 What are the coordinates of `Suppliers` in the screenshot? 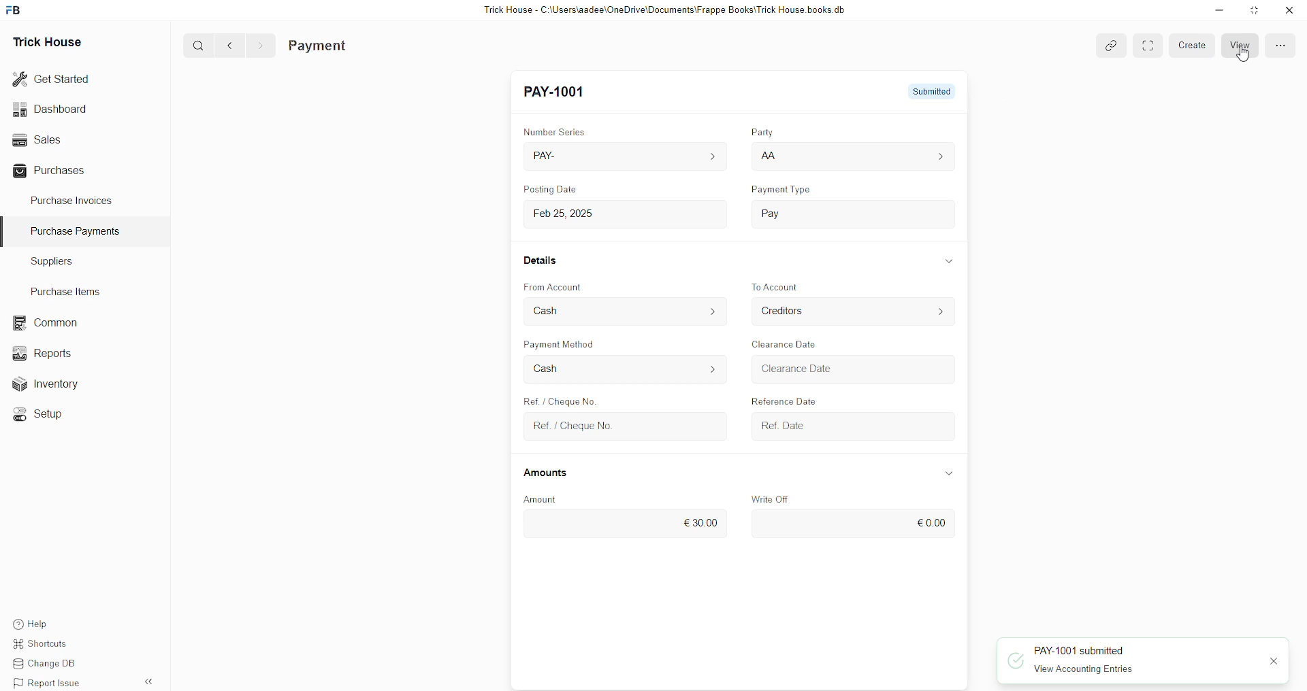 It's located at (46, 260).